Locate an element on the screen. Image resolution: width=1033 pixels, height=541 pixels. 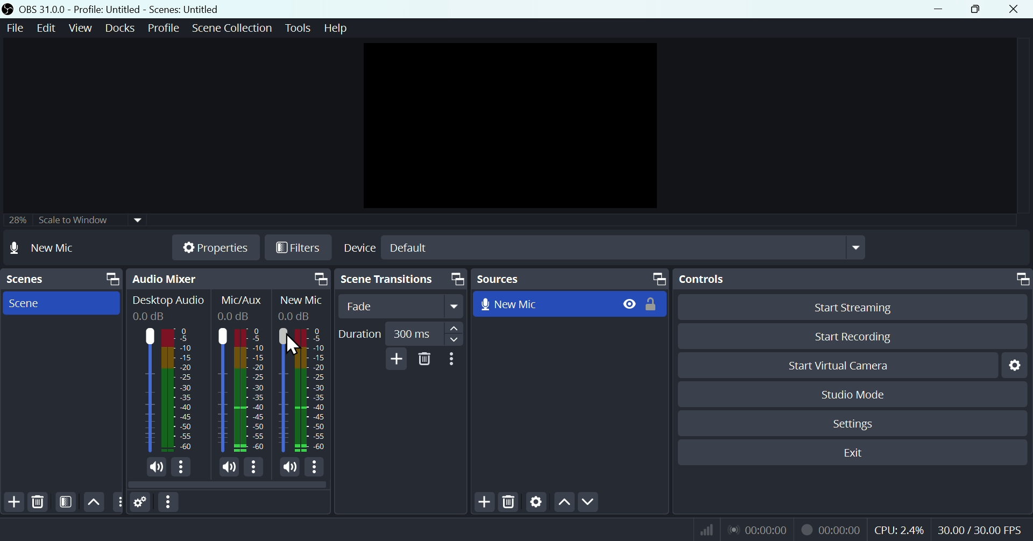
(un)mute is located at coordinates (155, 467).